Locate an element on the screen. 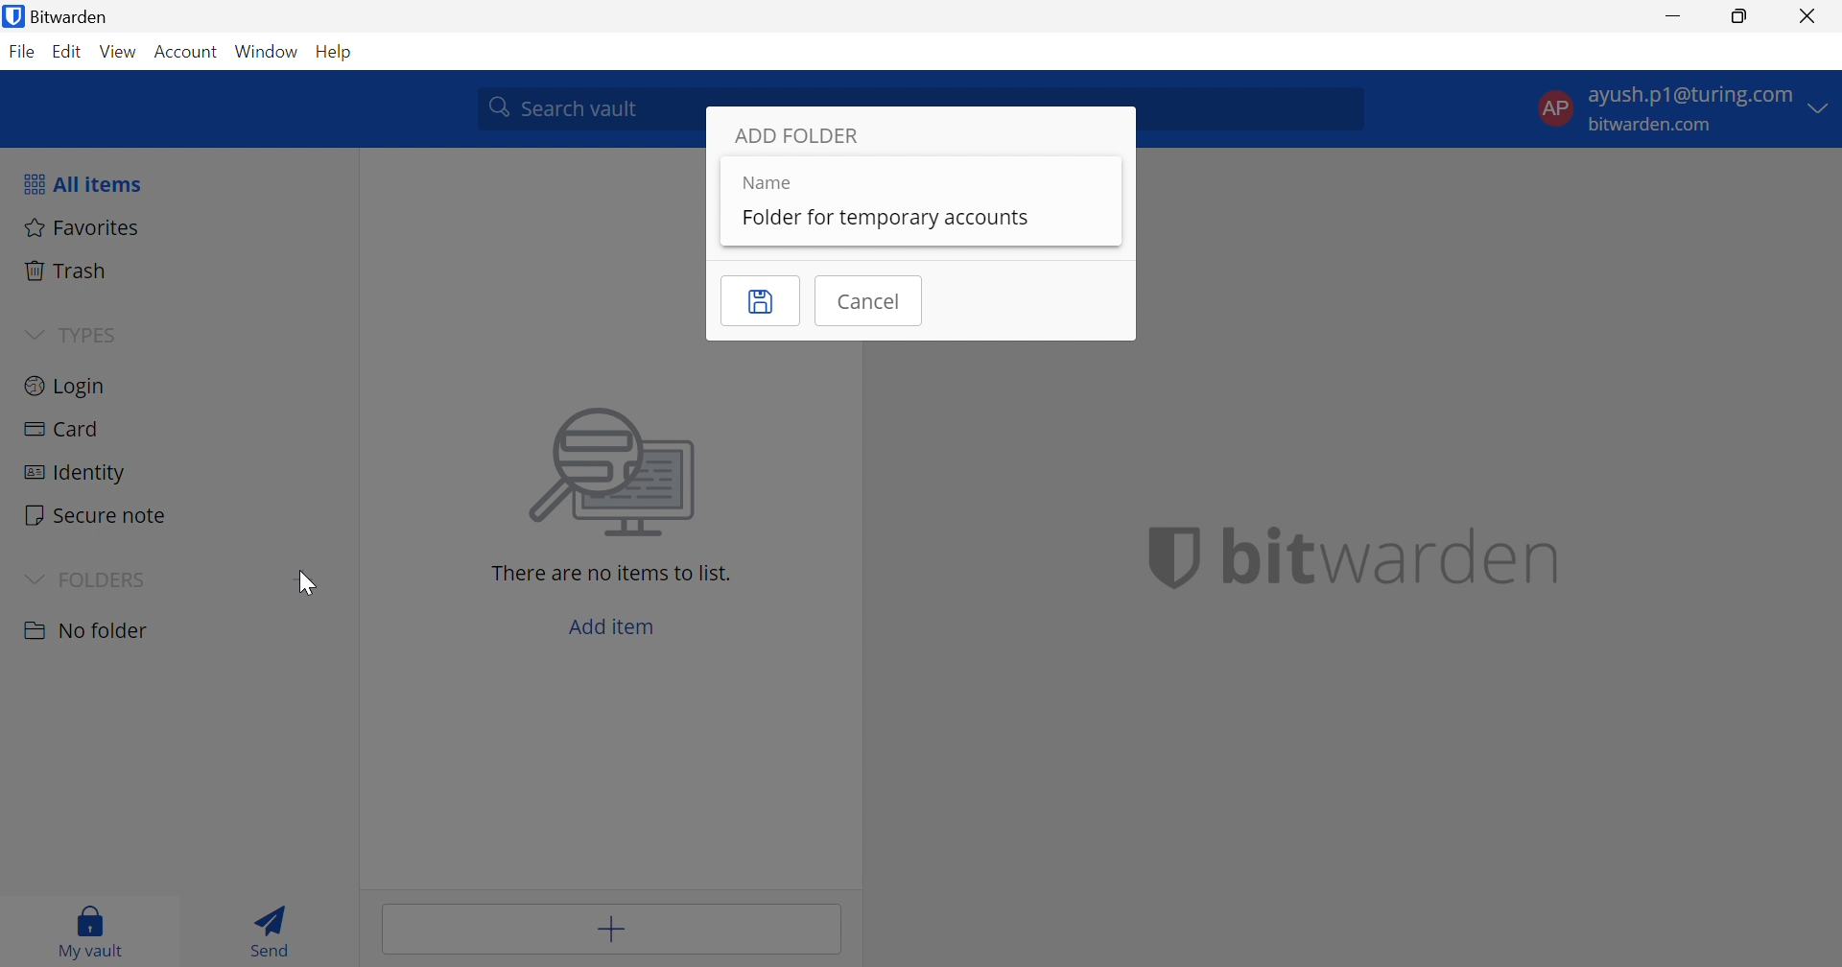 The width and height of the screenshot is (1842, 967). Add item is located at coordinates (621, 627).